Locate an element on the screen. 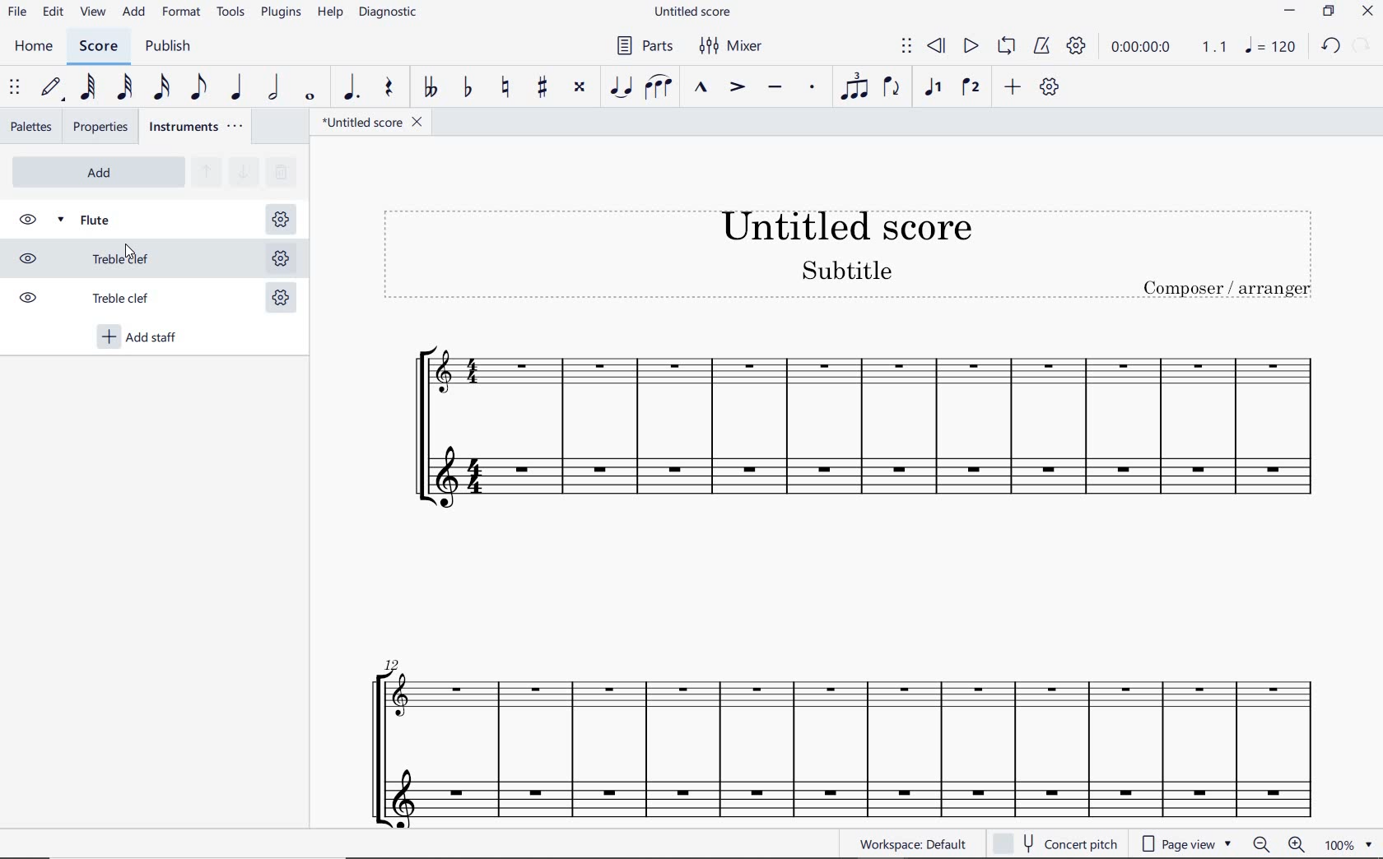 This screenshot has height=859, width=1383. 32ND NOTE is located at coordinates (124, 88).